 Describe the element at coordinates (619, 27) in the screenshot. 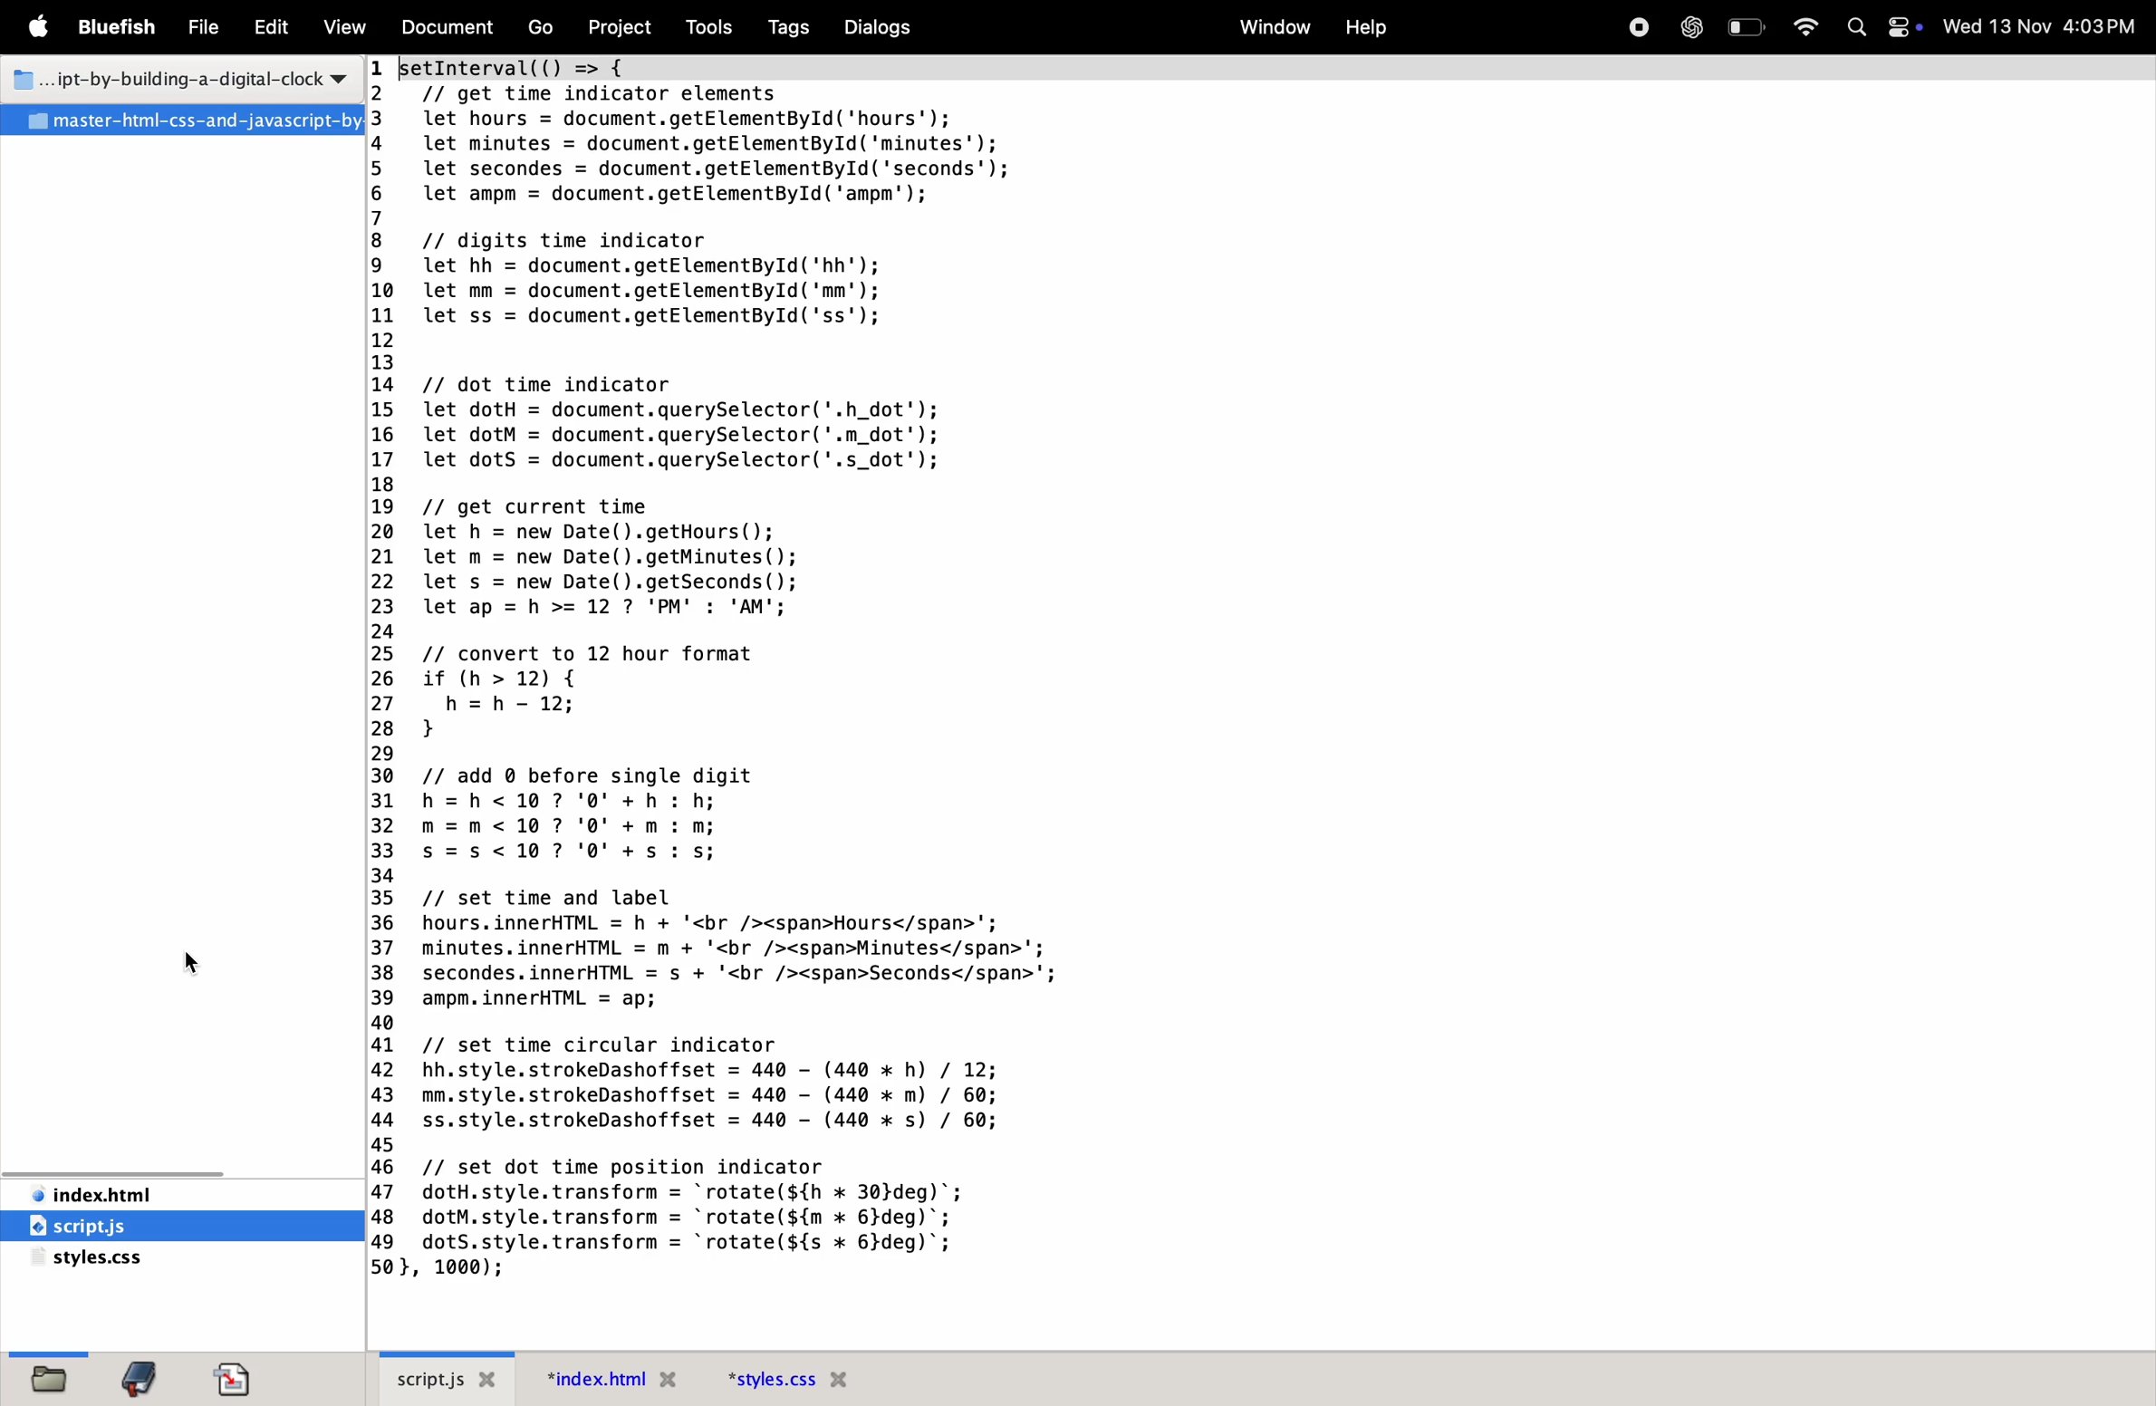

I see `Project` at that location.